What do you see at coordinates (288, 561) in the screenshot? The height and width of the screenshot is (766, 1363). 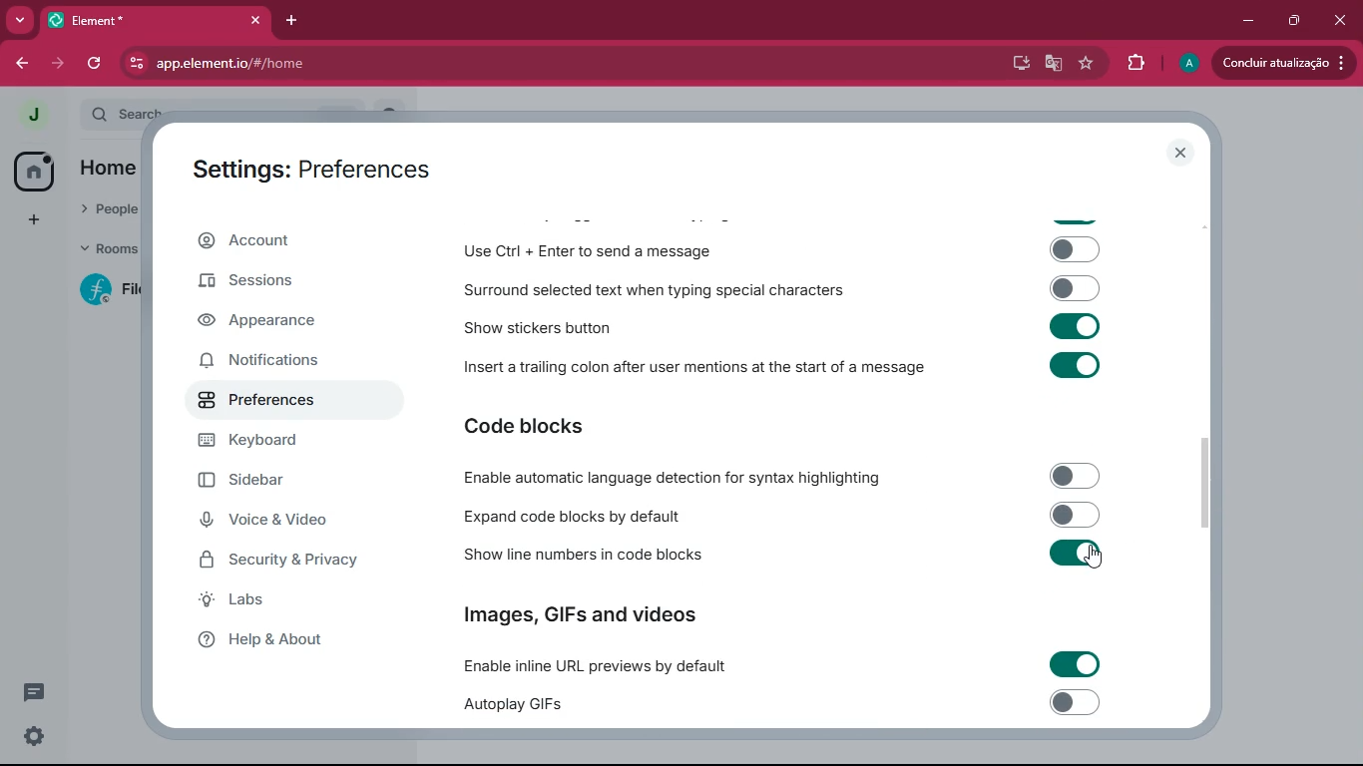 I see `security & Privacy` at bounding box center [288, 561].